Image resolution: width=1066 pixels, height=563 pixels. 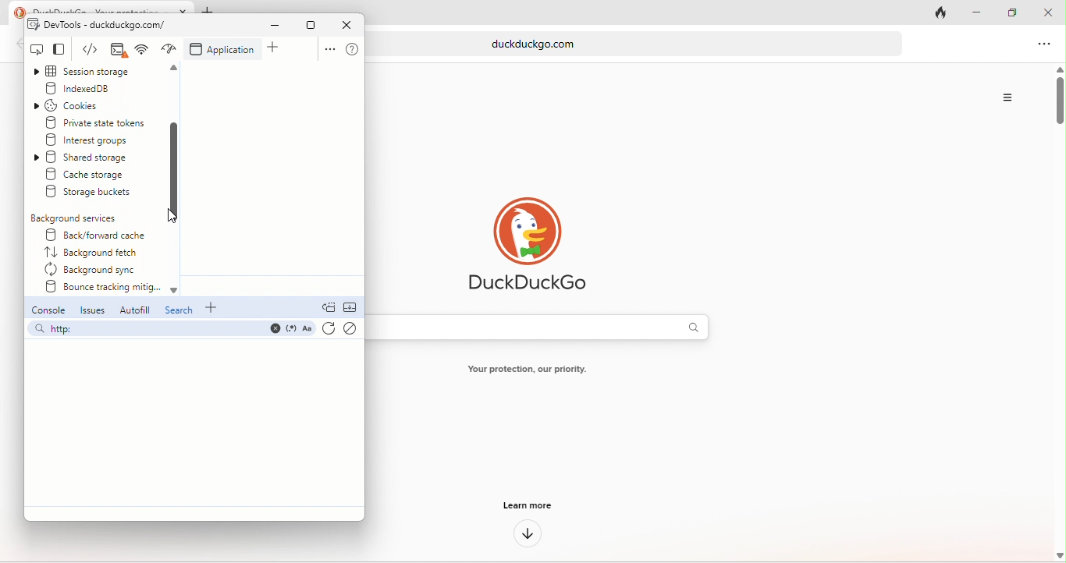 I want to click on indexed, so click(x=95, y=89).